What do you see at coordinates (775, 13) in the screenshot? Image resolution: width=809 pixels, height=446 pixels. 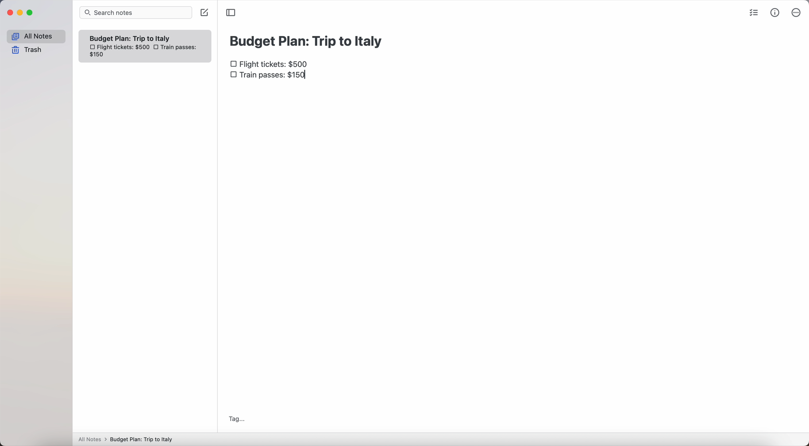 I see `metrics` at bounding box center [775, 13].